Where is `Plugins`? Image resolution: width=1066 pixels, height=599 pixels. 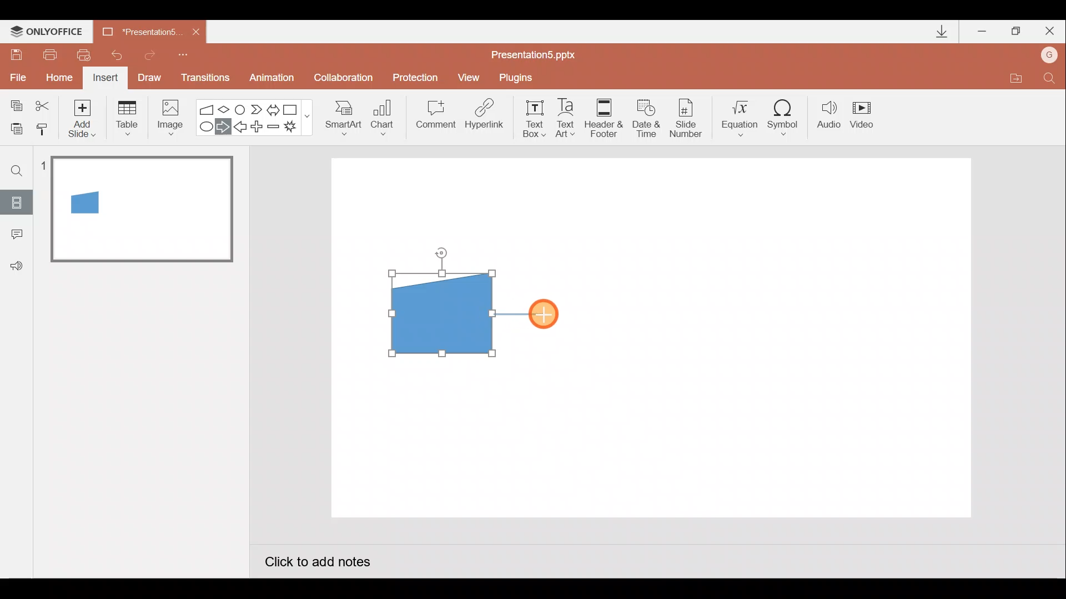 Plugins is located at coordinates (519, 78).